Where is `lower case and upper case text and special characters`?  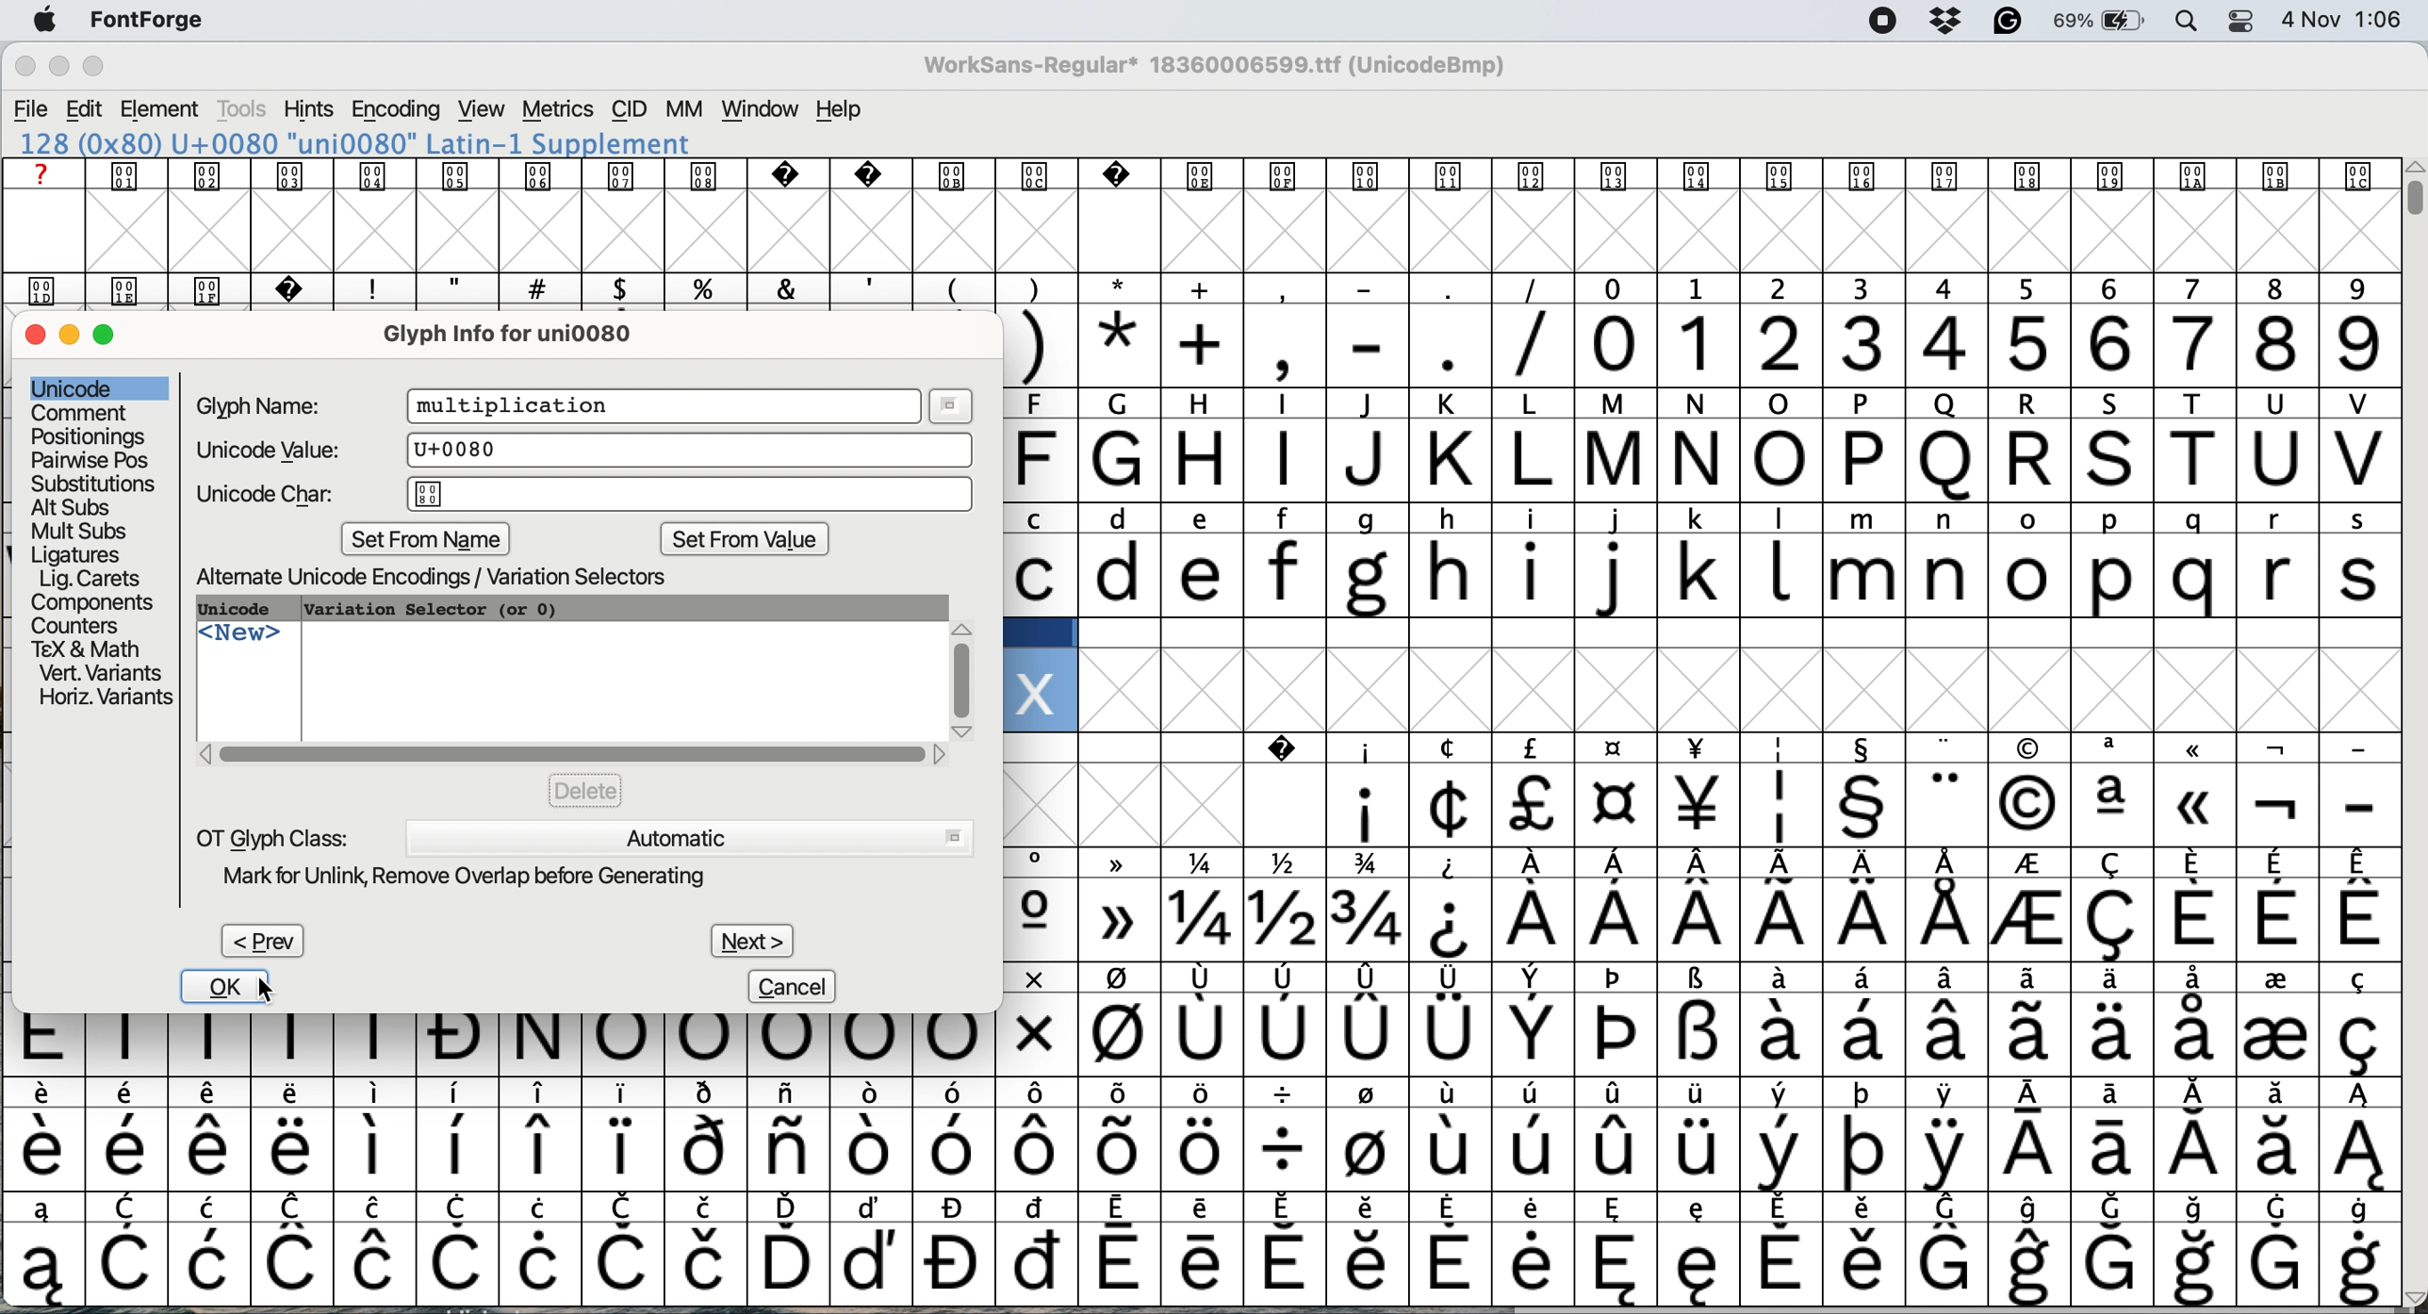
lower case and upper case text and special characters is located at coordinates (1702, 519).